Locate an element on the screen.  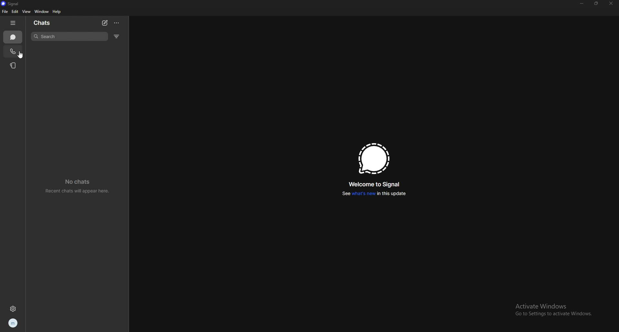
chats is located at coordinates (44, 23).